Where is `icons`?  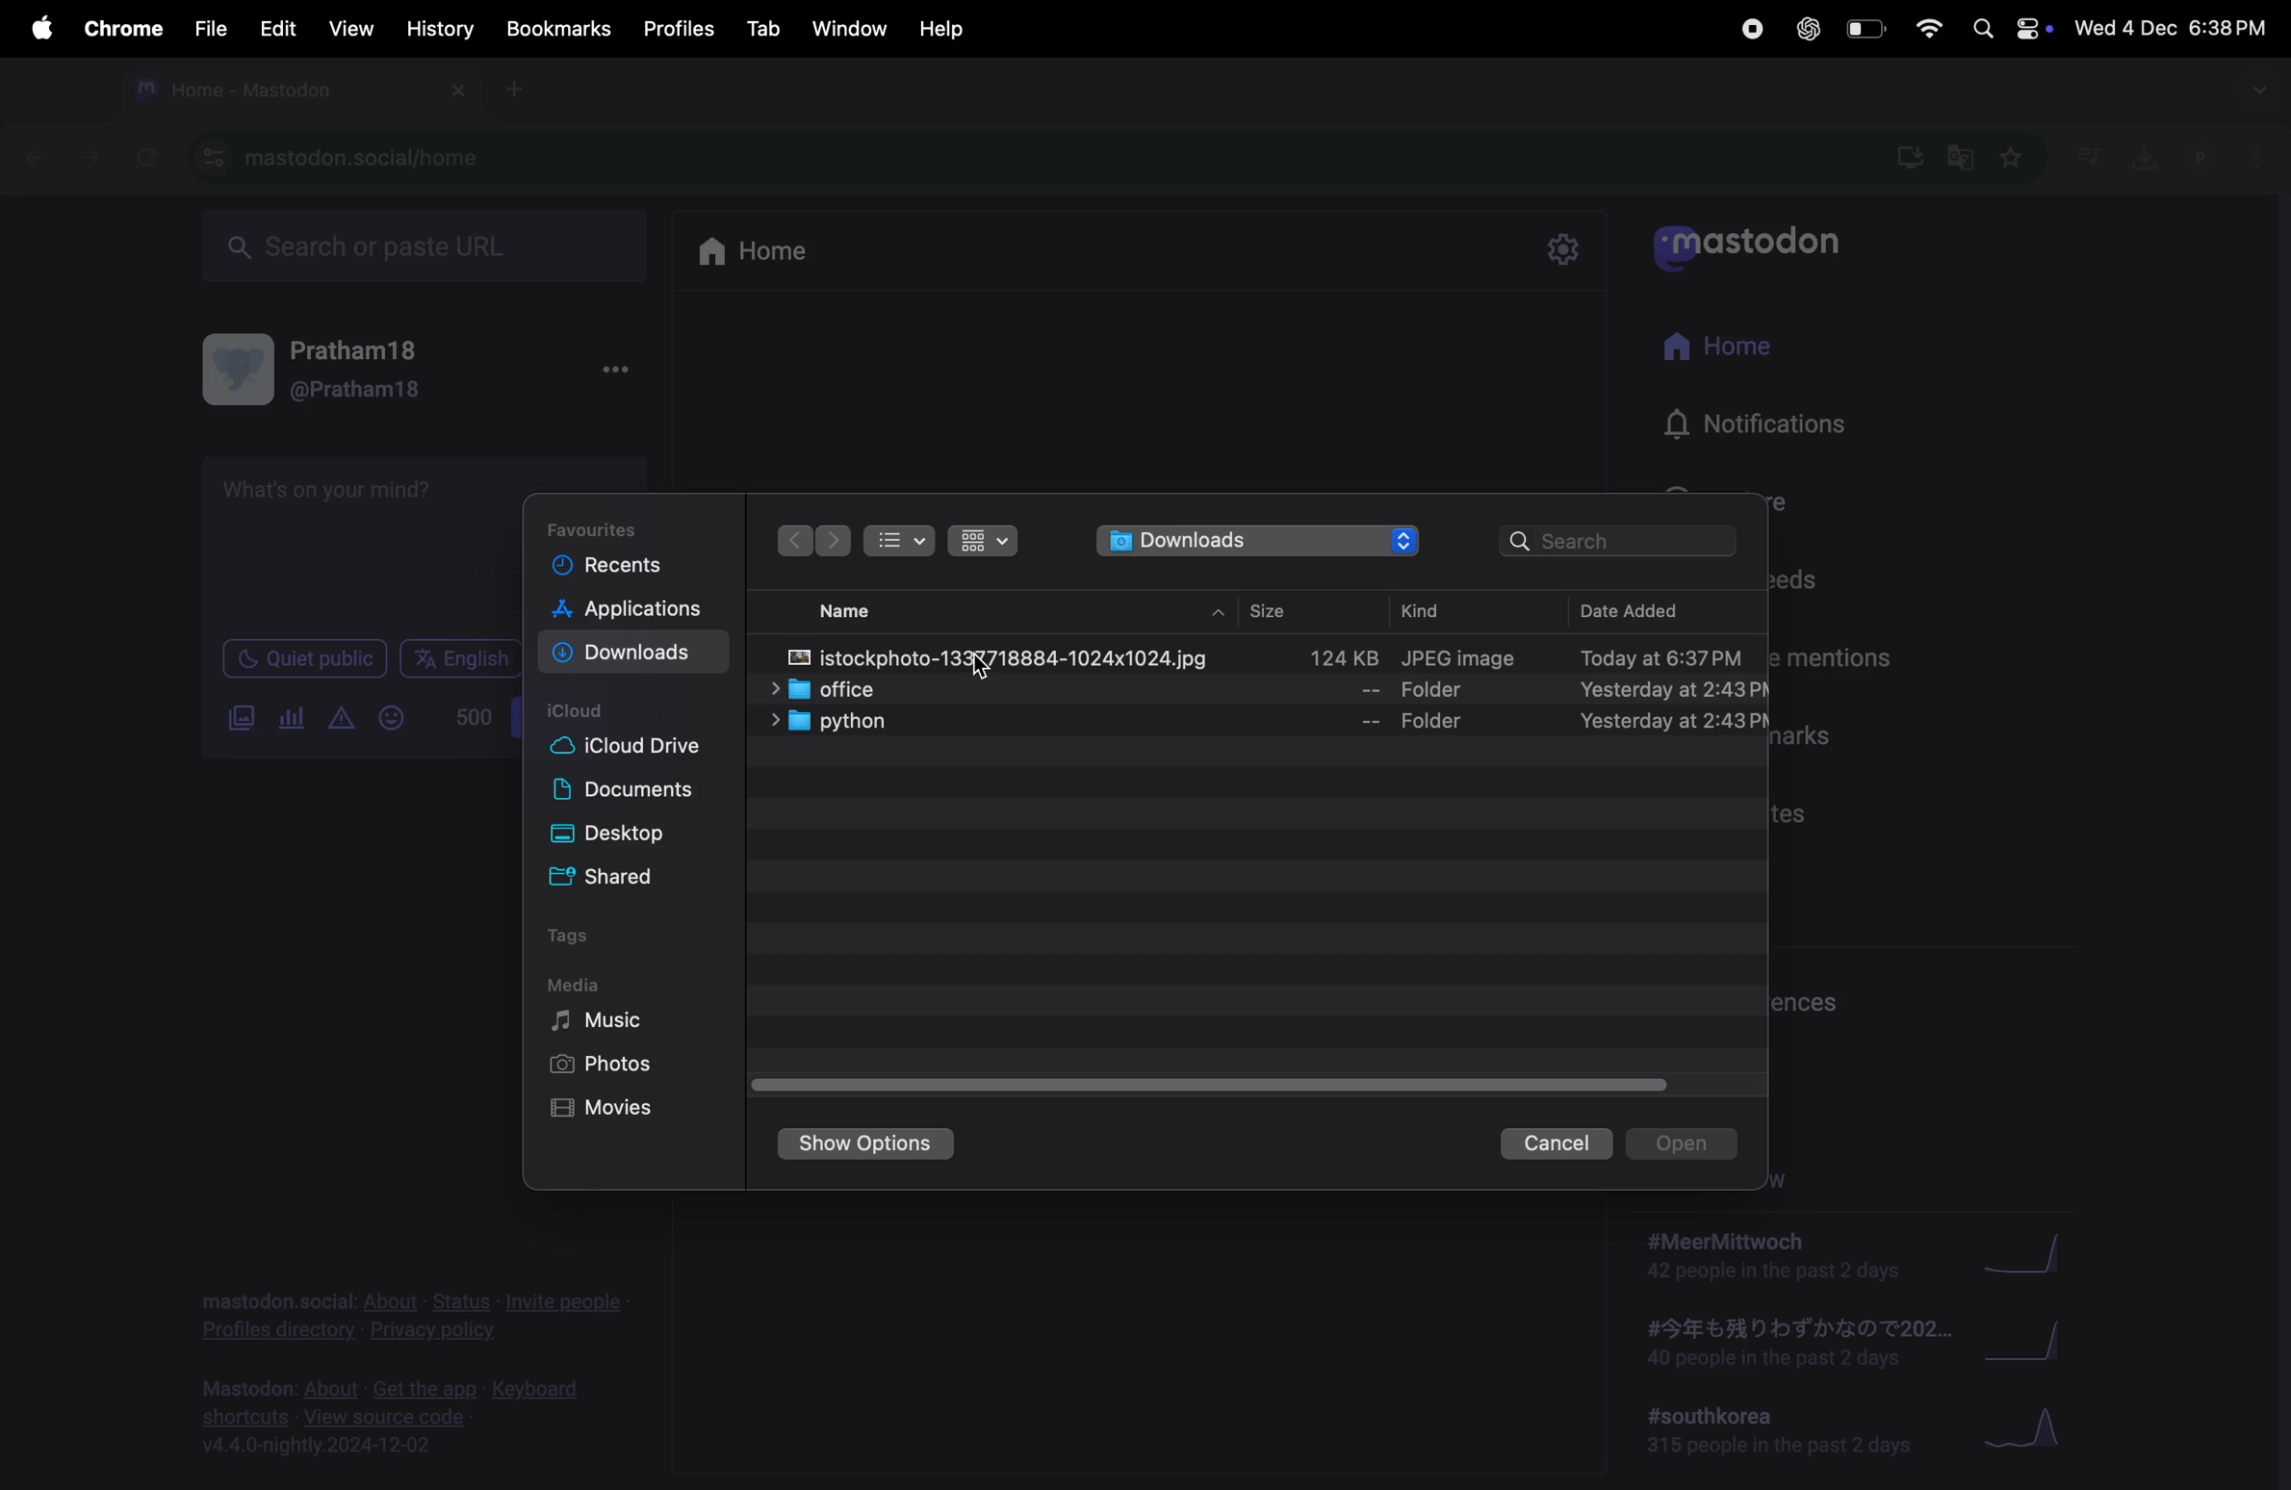
icons is located at coordinates (984, 542).